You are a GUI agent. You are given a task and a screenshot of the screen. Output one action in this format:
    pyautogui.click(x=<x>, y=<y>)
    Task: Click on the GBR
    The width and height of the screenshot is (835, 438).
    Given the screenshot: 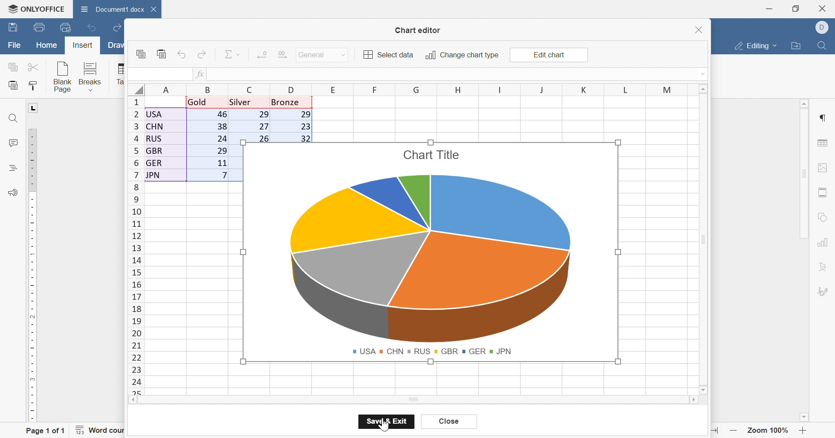 What is the action you would take?
    pyautogui.click(x=157, y=151)
    